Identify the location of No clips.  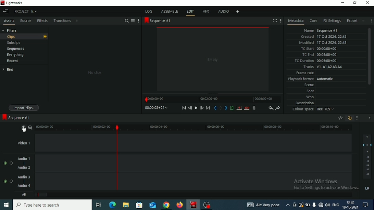
(95, 73).